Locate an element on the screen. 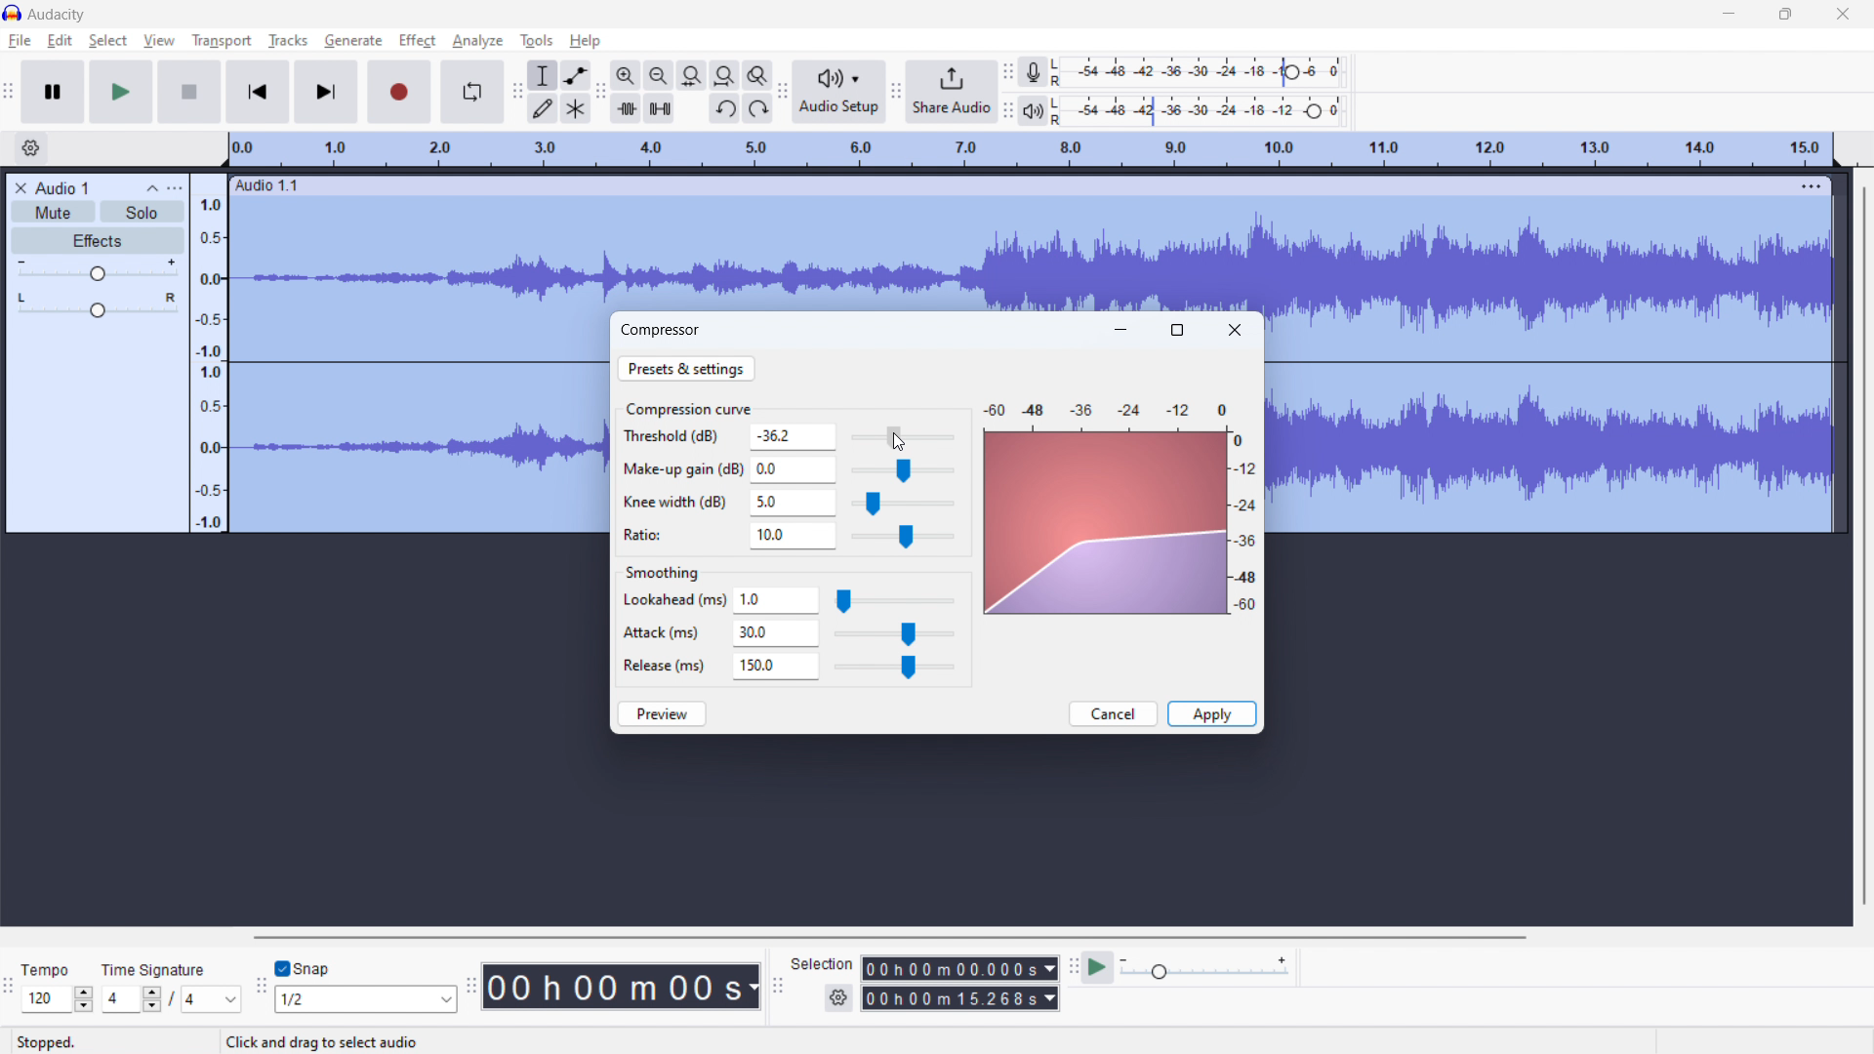  edit toolbar is located at coordinates (600, 91).